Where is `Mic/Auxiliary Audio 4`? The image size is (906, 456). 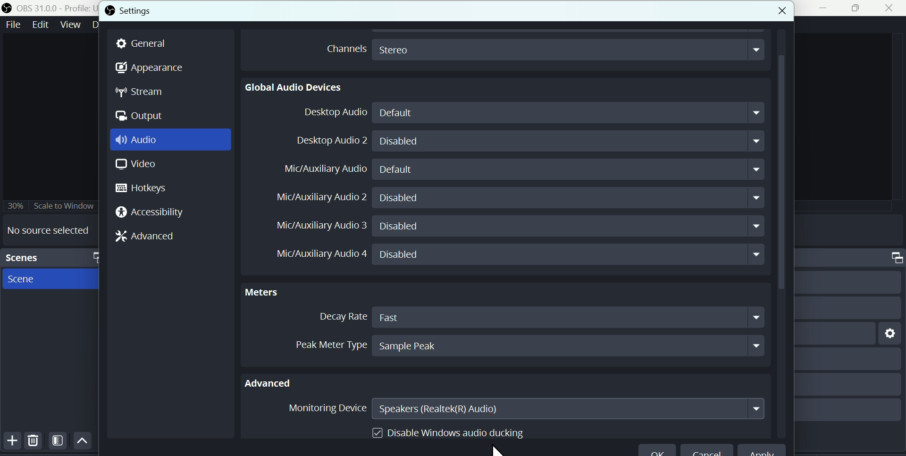 Mic/Auxiliary Audio 4 is located at coordinates (315, 255).